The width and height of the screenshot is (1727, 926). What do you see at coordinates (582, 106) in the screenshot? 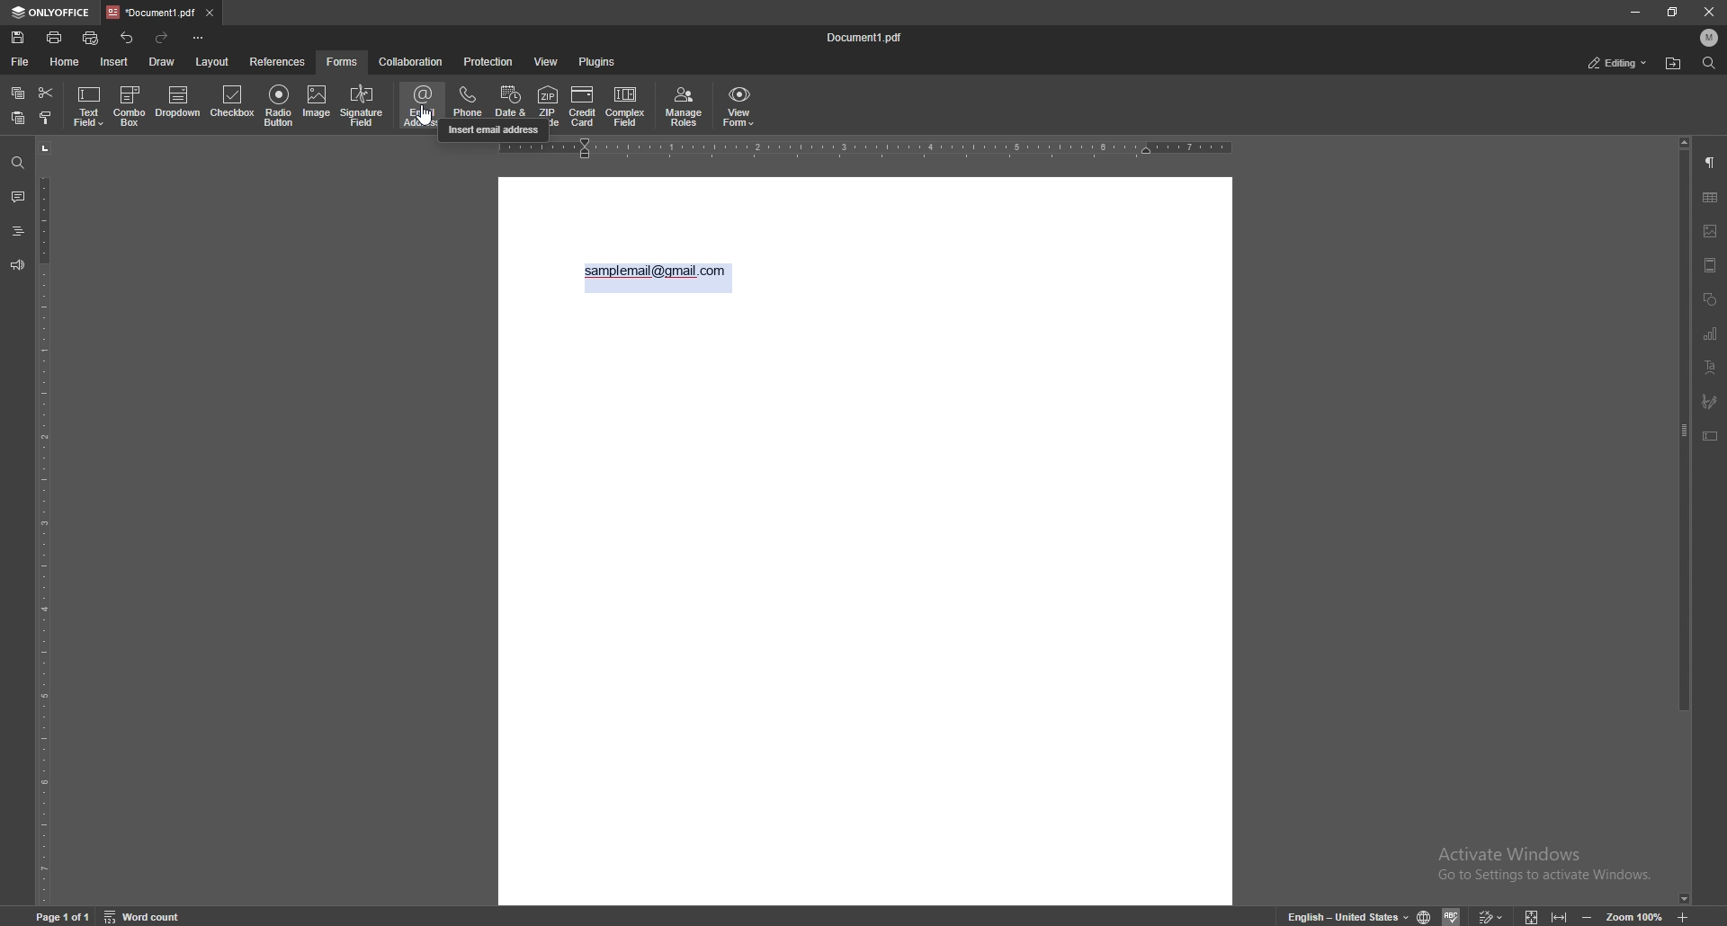
I see `credit card` at bounding box center [582, 106].